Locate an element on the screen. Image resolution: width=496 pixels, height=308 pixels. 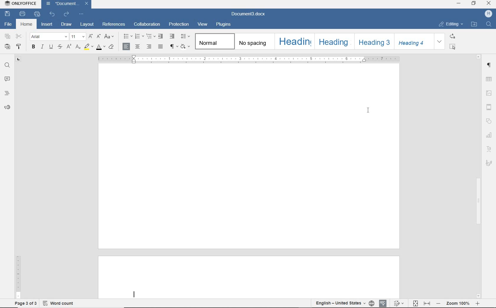
Zoom 100% is located at coordinates (458, 303).